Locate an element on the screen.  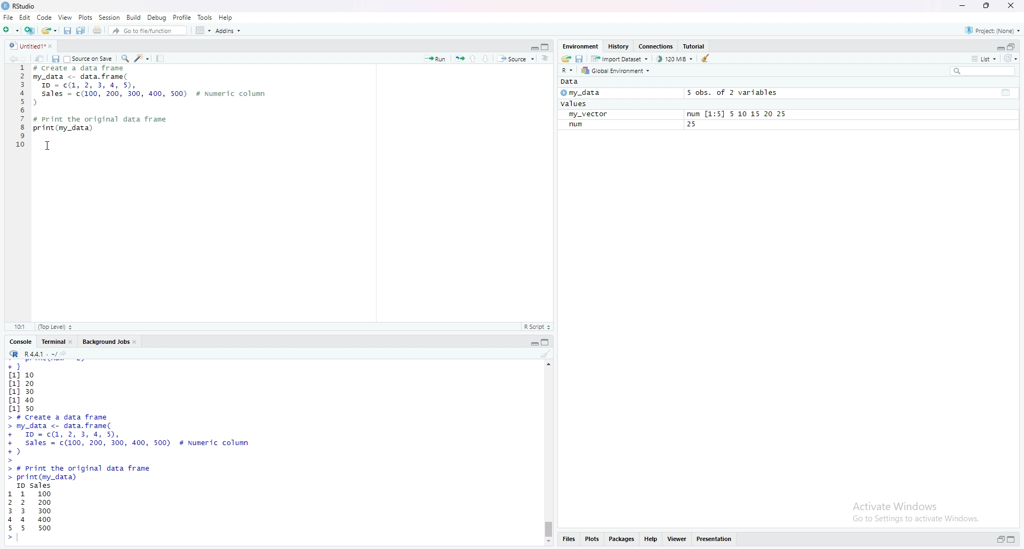
save current document is located at coordinates (56, 59).